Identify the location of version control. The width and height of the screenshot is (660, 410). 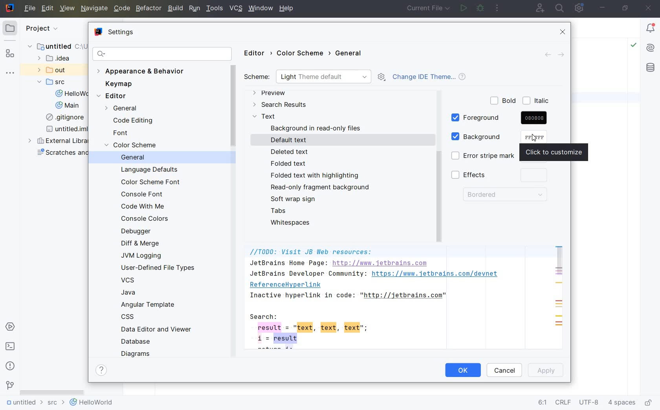
(9, 386).